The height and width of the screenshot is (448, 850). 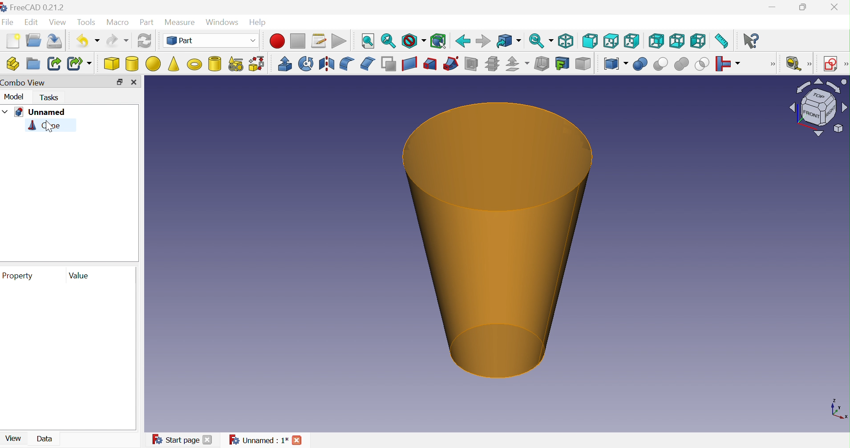 What do you see at coordinates (14, 41) in the screenshot?
I see `New` at bounding box center [14, 41].